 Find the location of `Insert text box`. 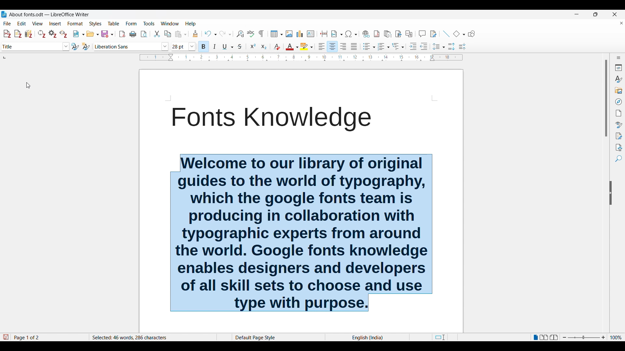

Insert text box is located at coordinates (311, 34).